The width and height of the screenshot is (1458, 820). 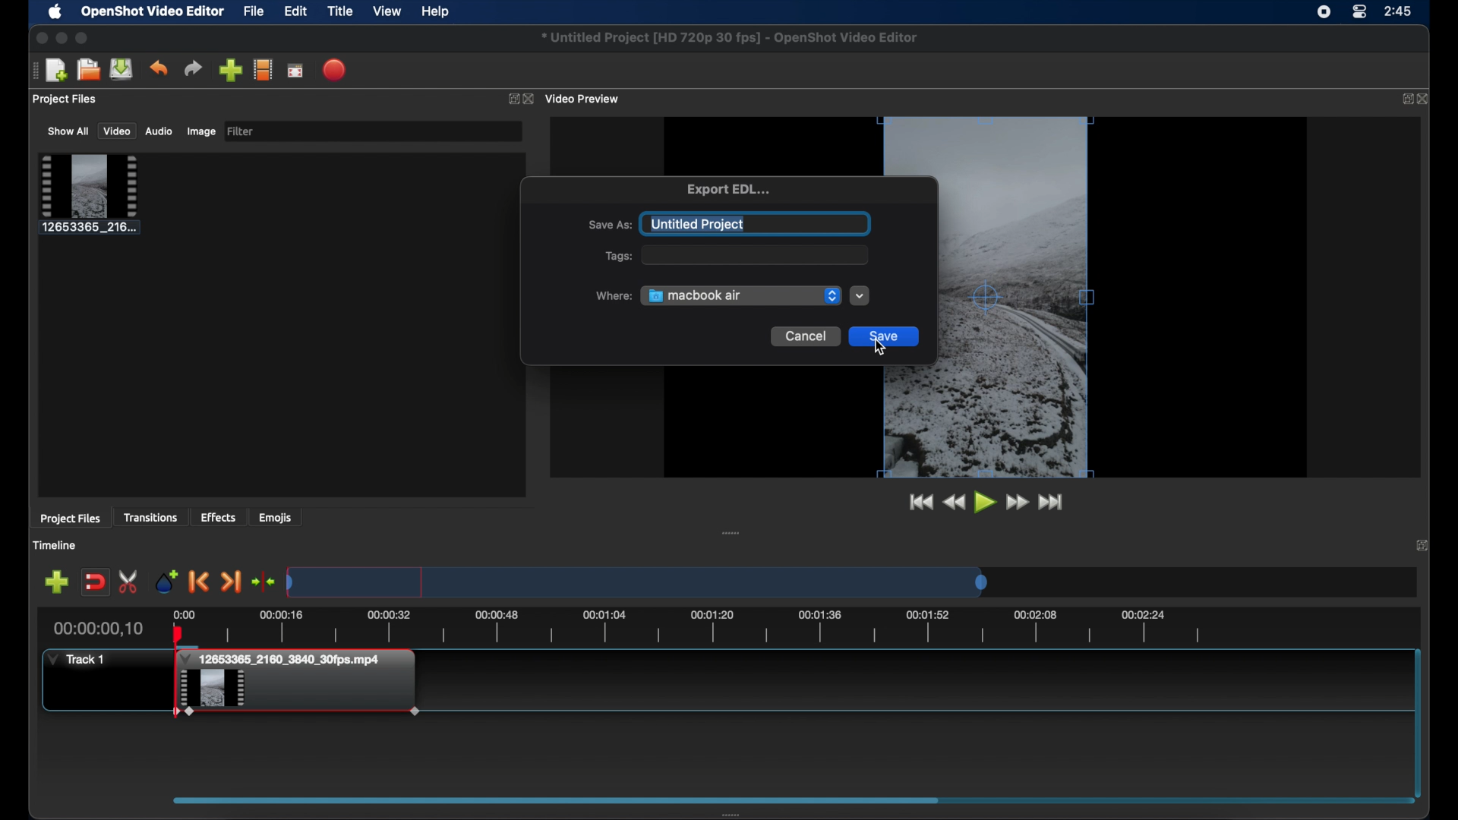 I want to click on close, so click(x=1423, y=545).